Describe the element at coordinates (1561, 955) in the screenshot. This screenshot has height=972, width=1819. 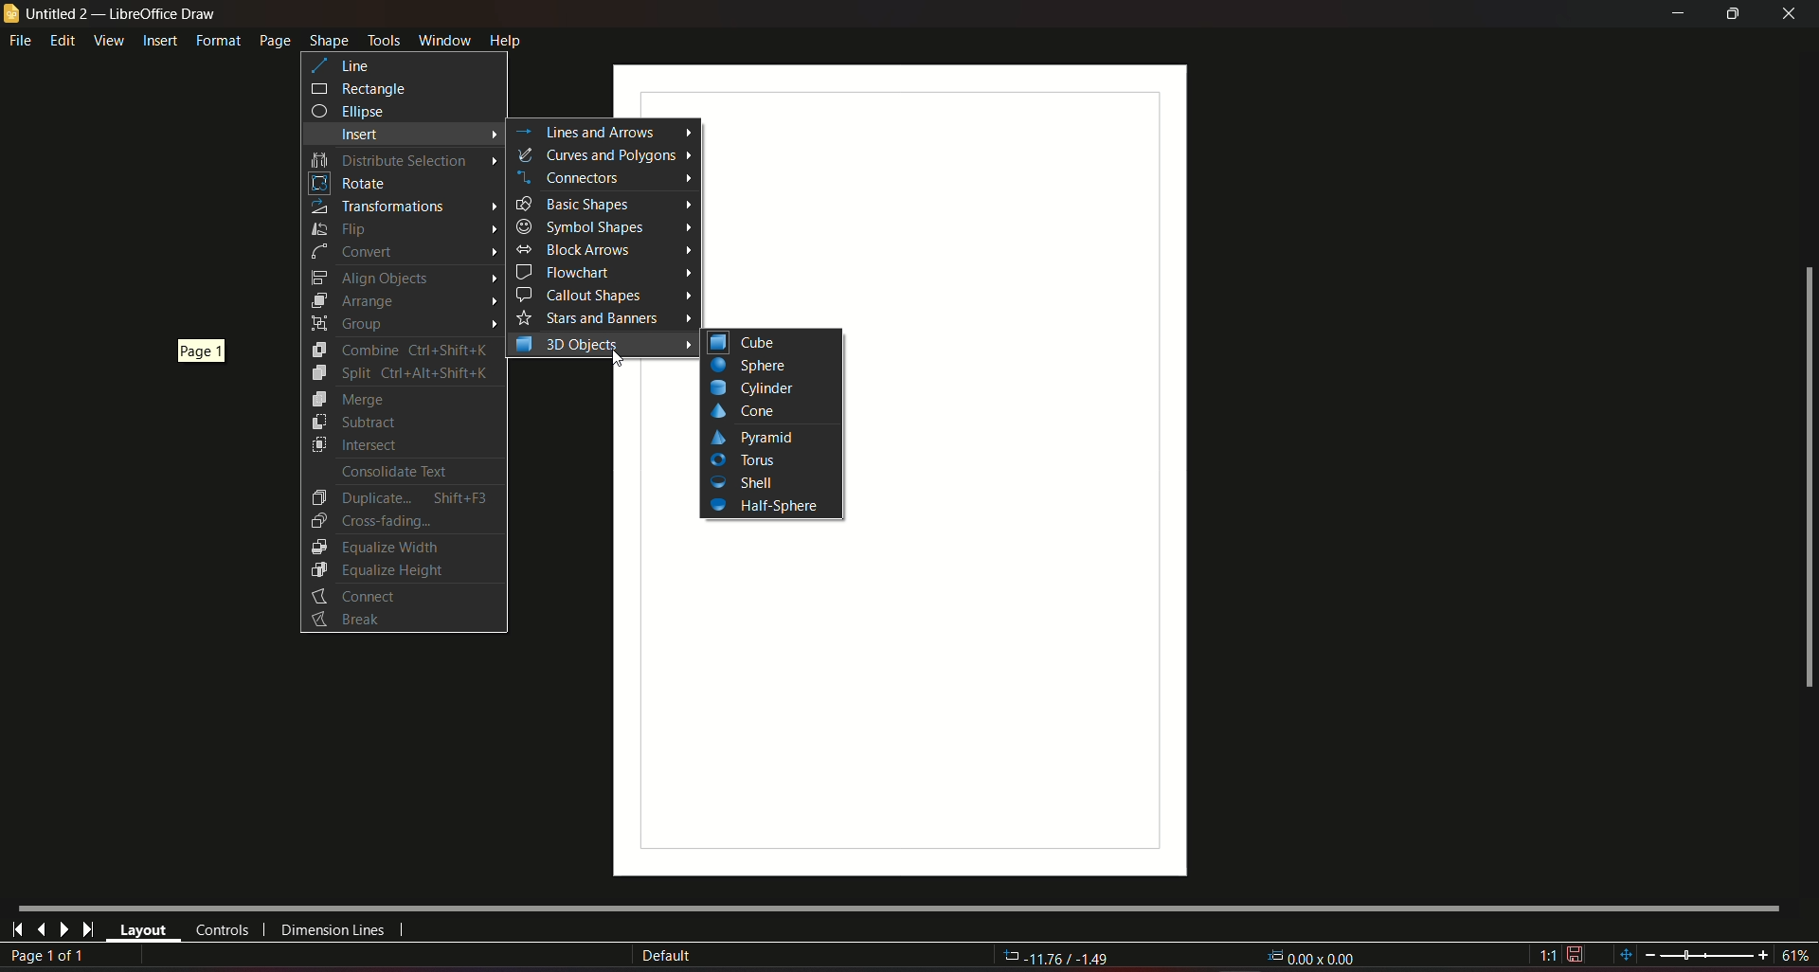
I see `1:1` at that location.